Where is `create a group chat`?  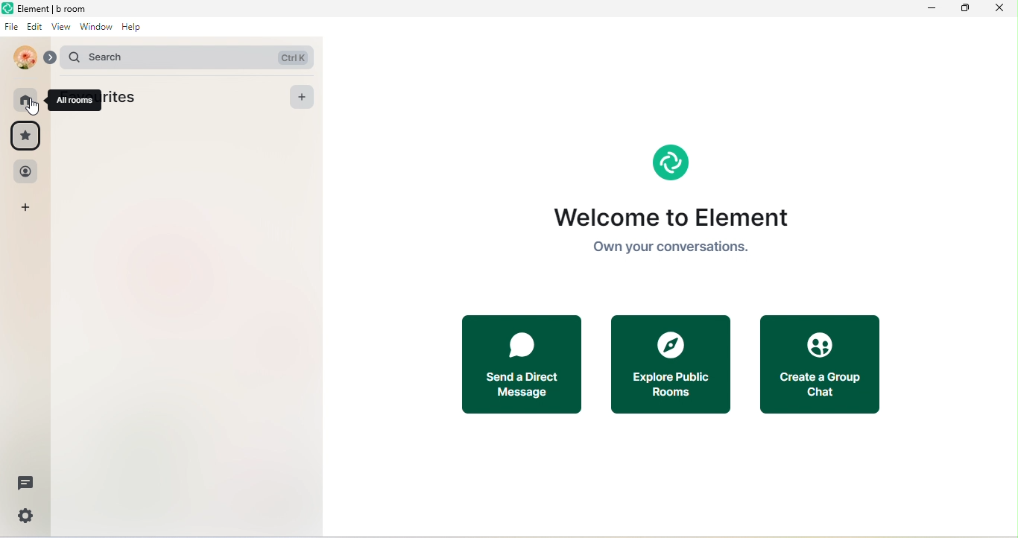 create a group chat is located at coordinates (818, 363).